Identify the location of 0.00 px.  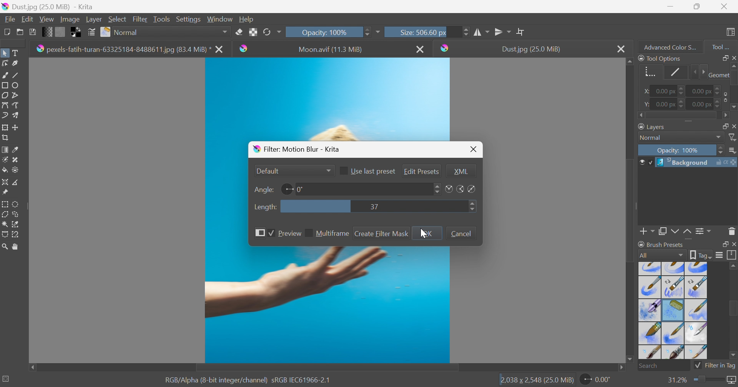
(664, 91).